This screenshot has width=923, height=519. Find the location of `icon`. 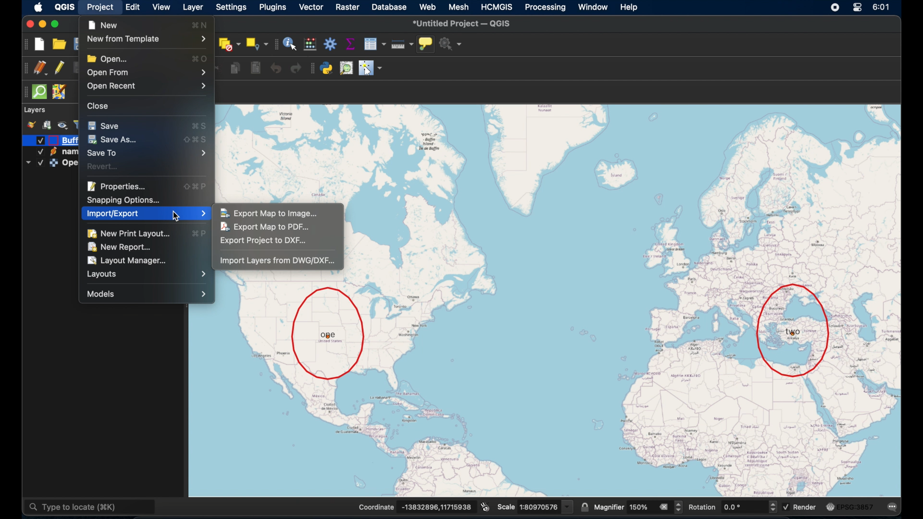

icon is located at coordinates (830, 507).